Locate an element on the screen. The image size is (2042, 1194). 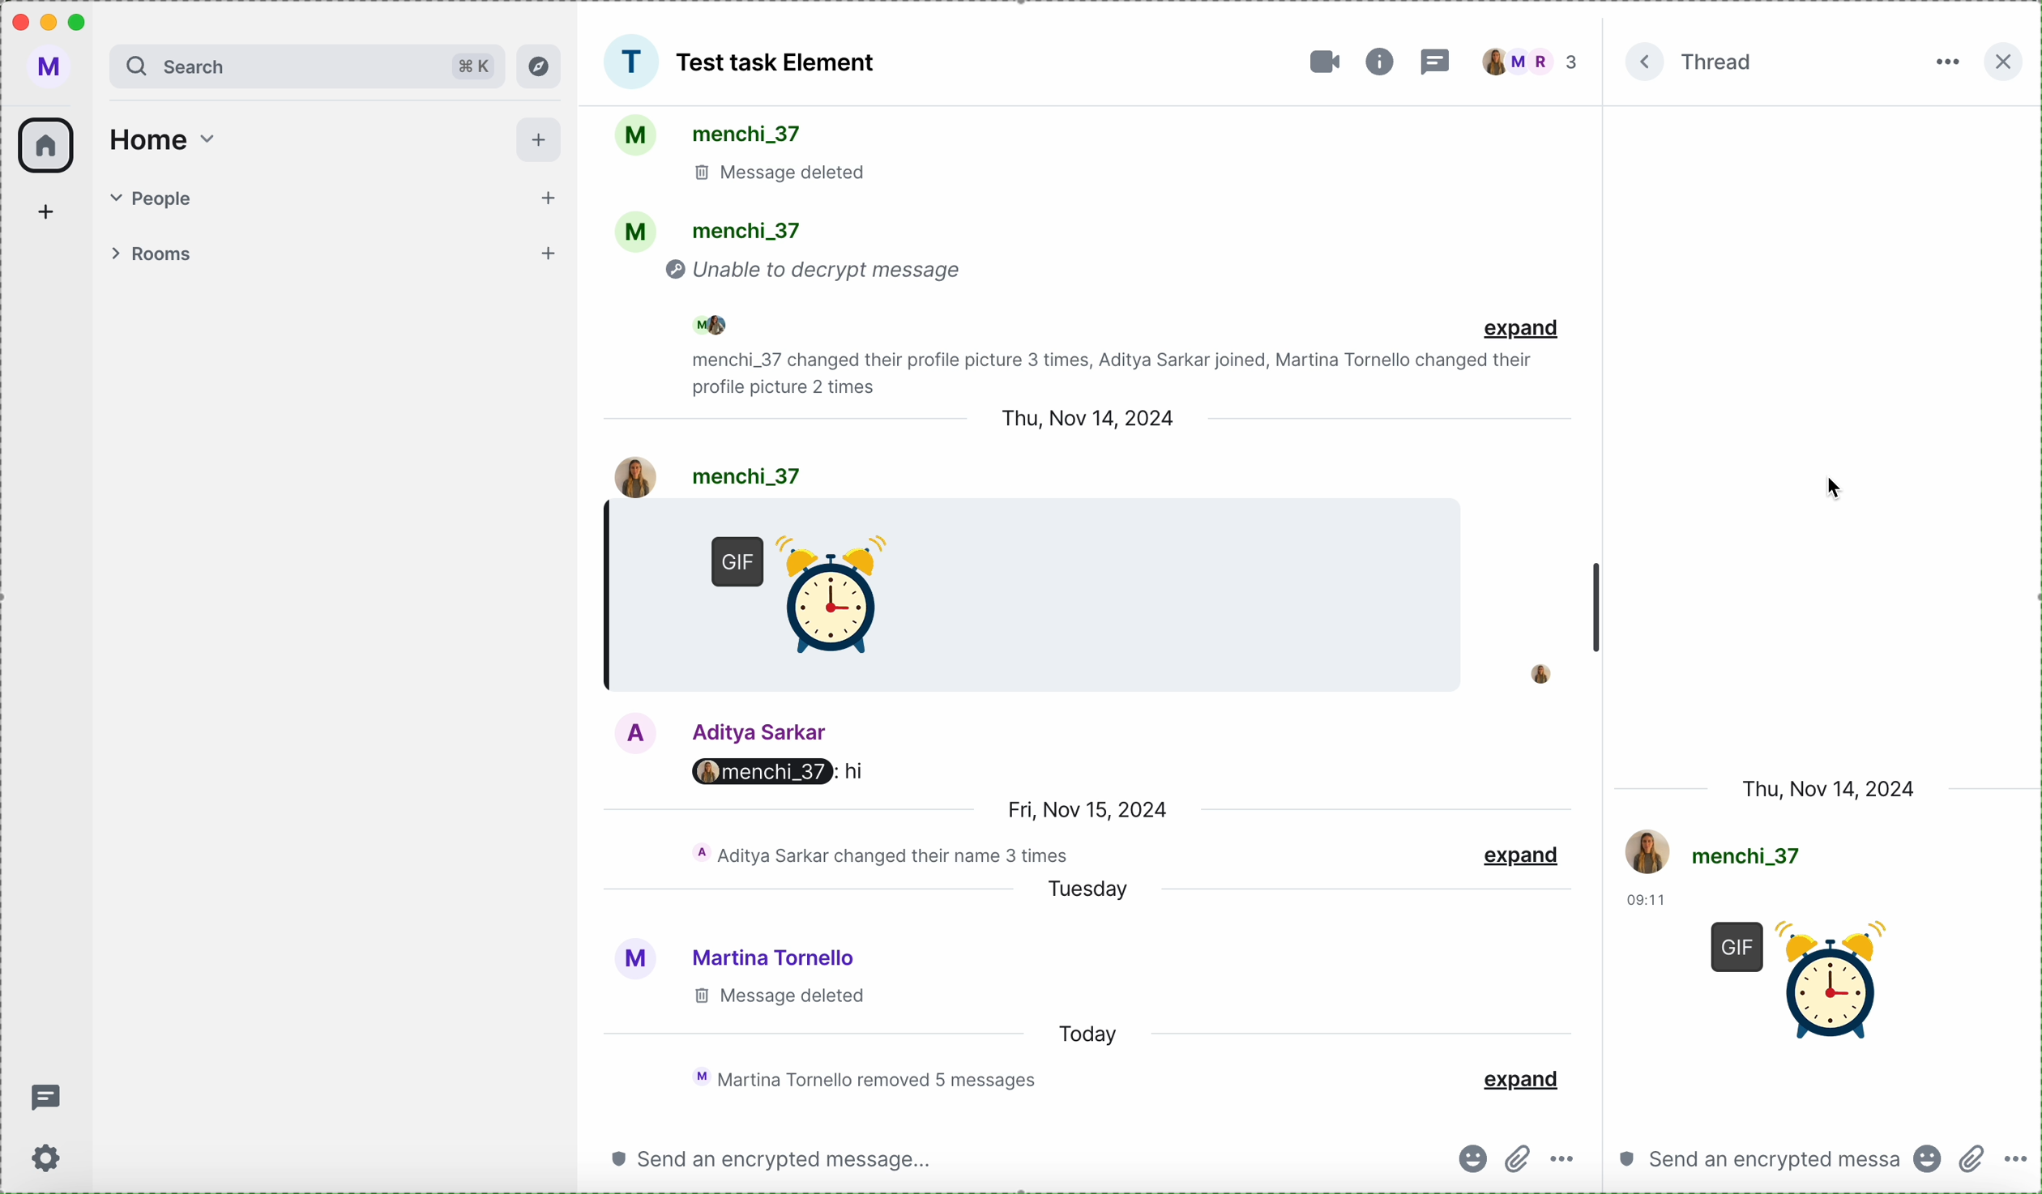
settings is located at coordinates (49, 1160).